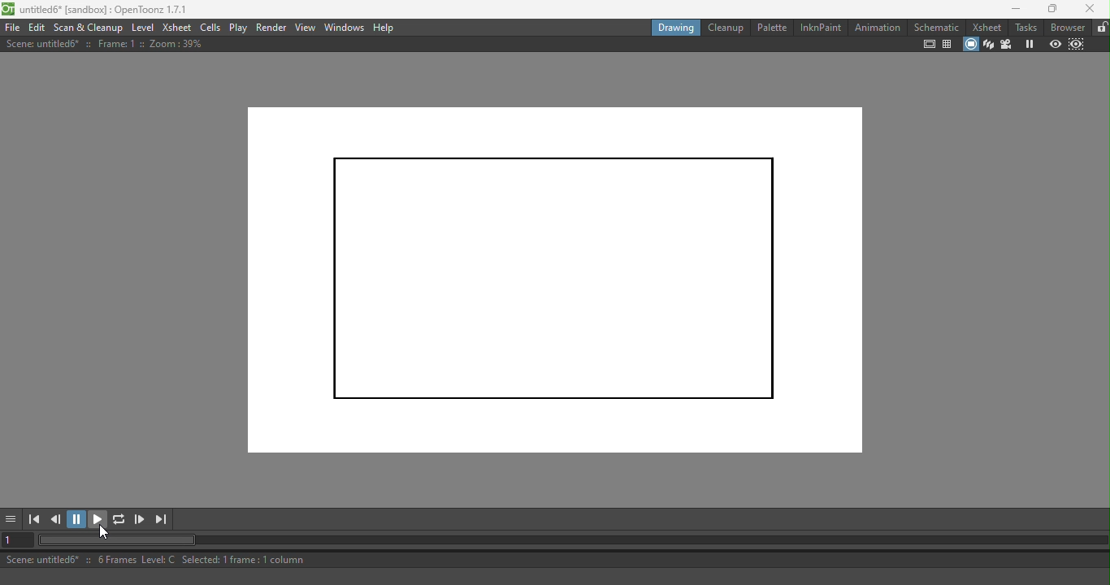  I want to click on More options, so click(12, 518).